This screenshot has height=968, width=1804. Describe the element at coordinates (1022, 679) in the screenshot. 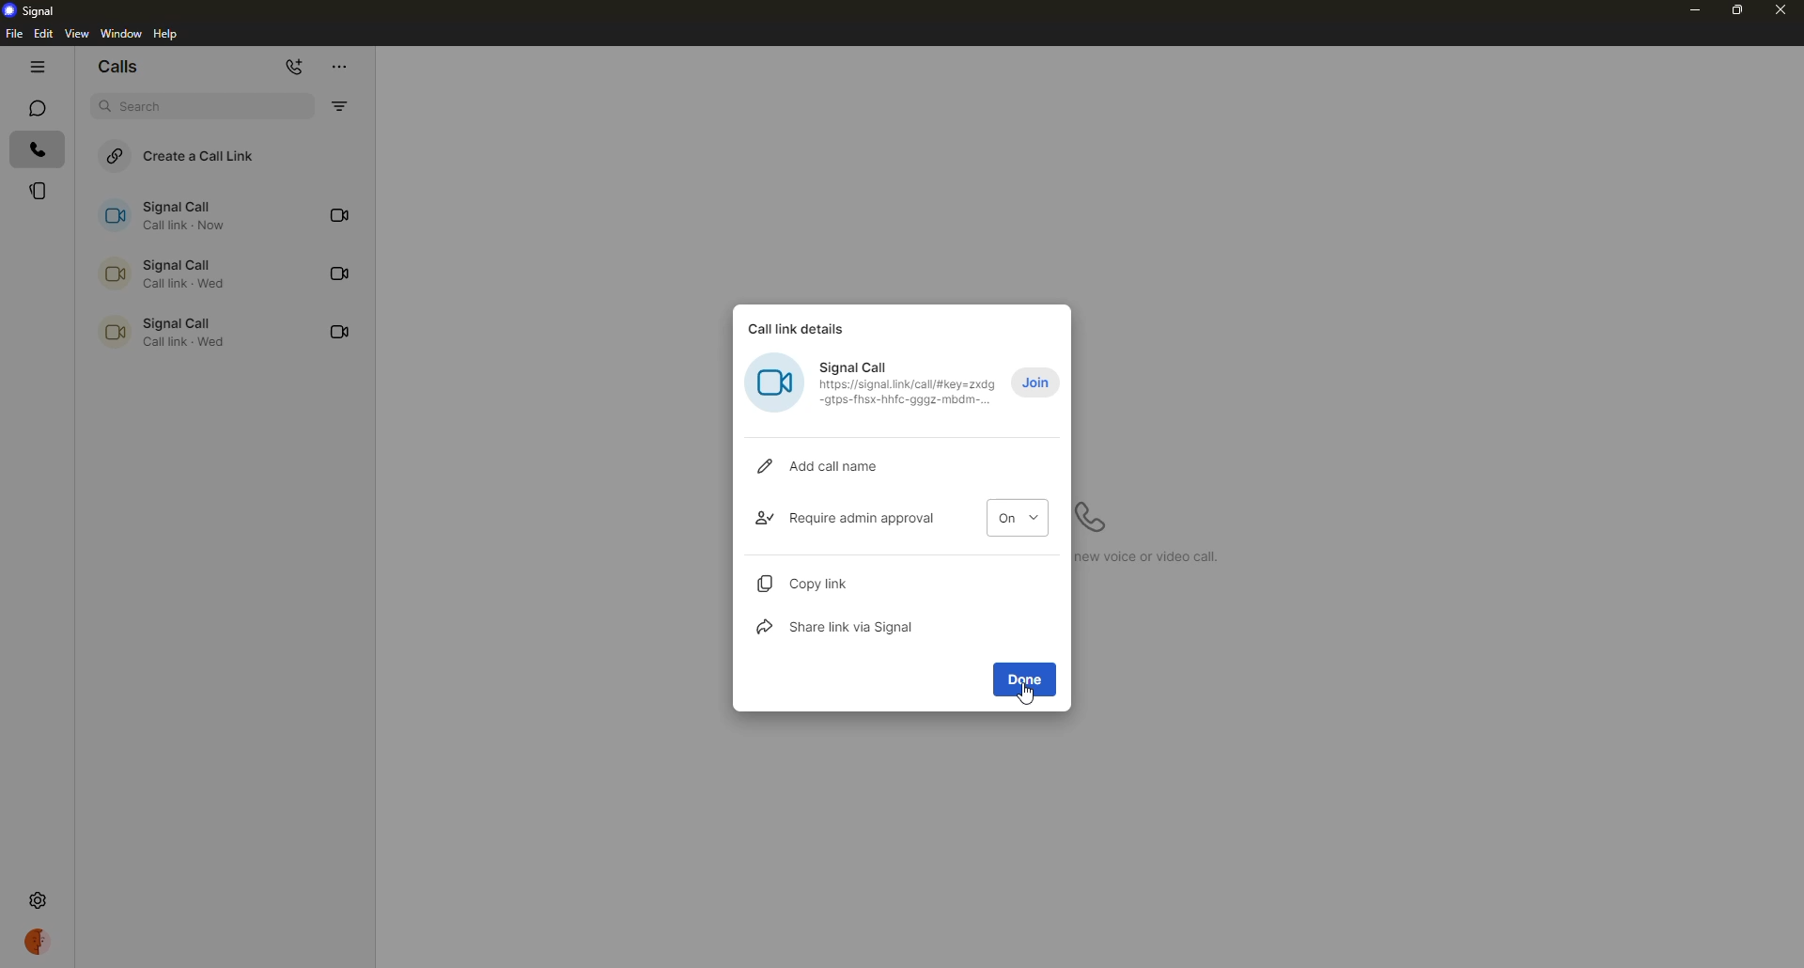

I see `done` at that location.